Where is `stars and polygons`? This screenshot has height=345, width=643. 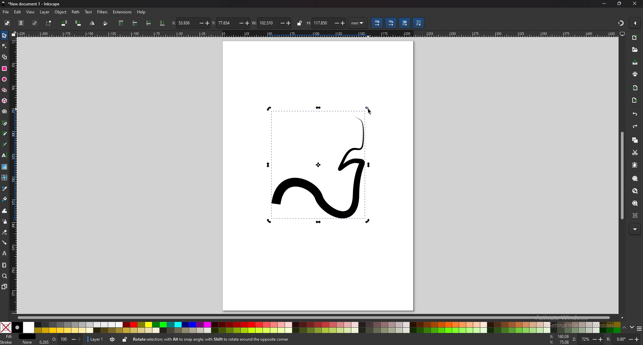 stars and polygons is located at coordinates (4, 90).